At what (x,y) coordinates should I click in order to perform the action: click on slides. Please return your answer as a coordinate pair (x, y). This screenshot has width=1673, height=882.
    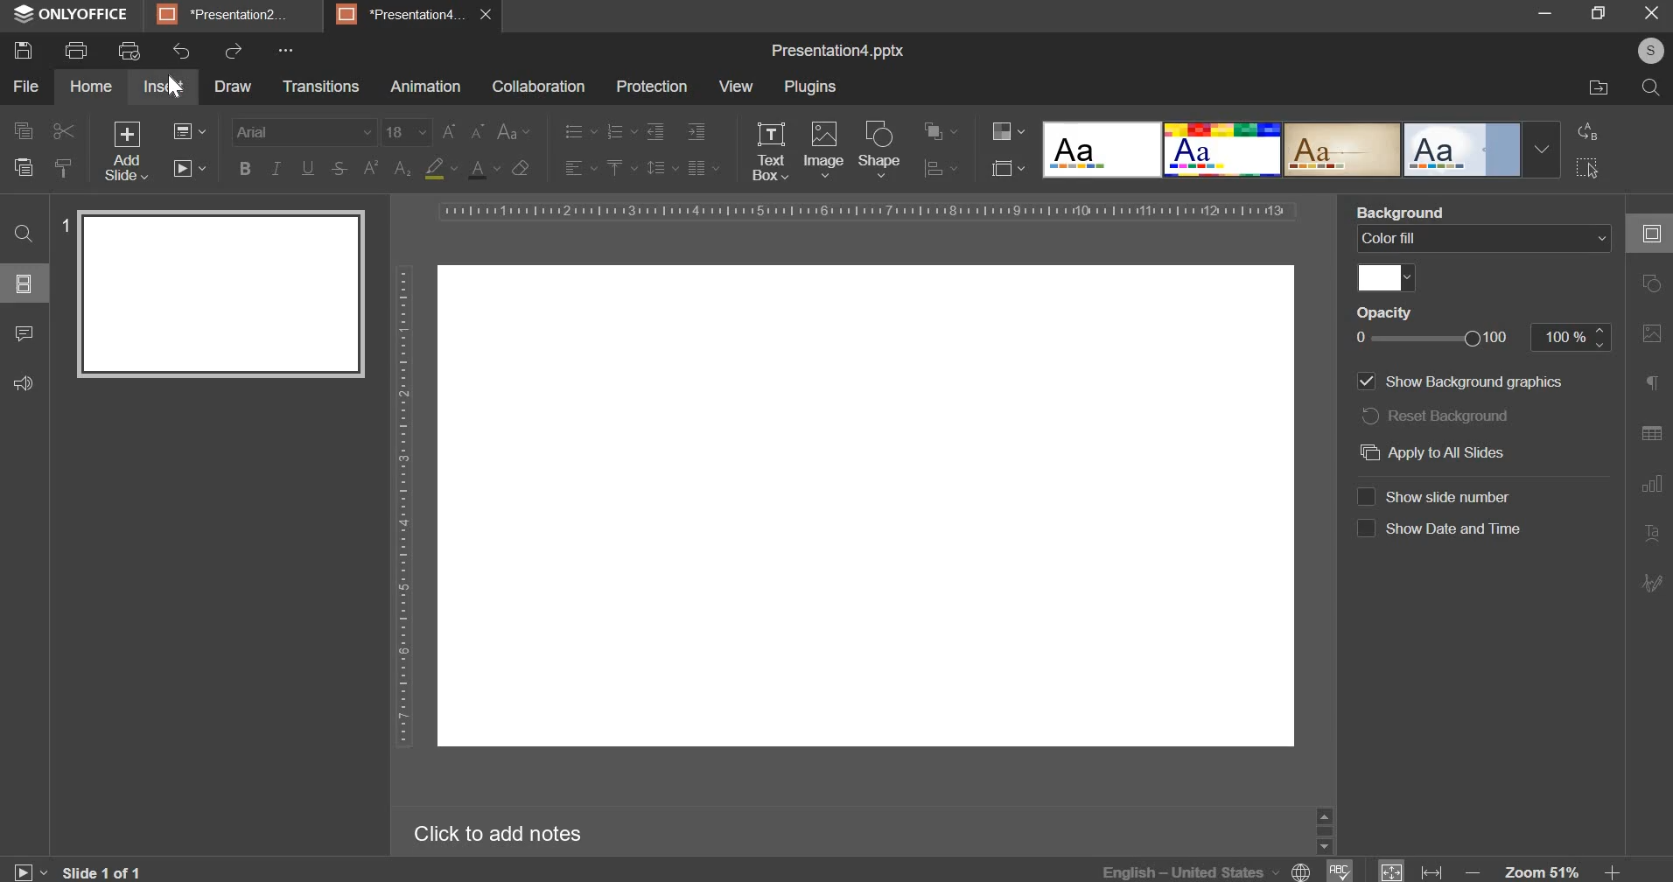
    Looking at the image, I should click on (24, 283).